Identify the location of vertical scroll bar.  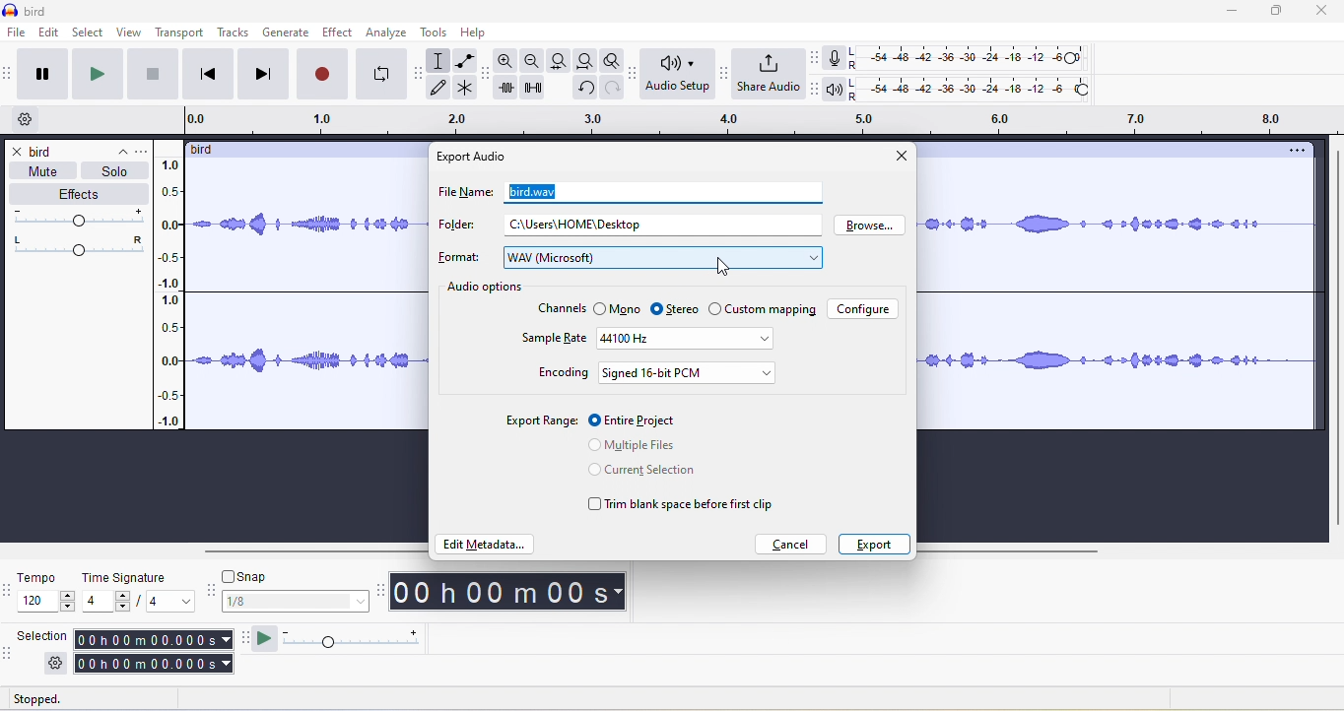
(1332, 339).